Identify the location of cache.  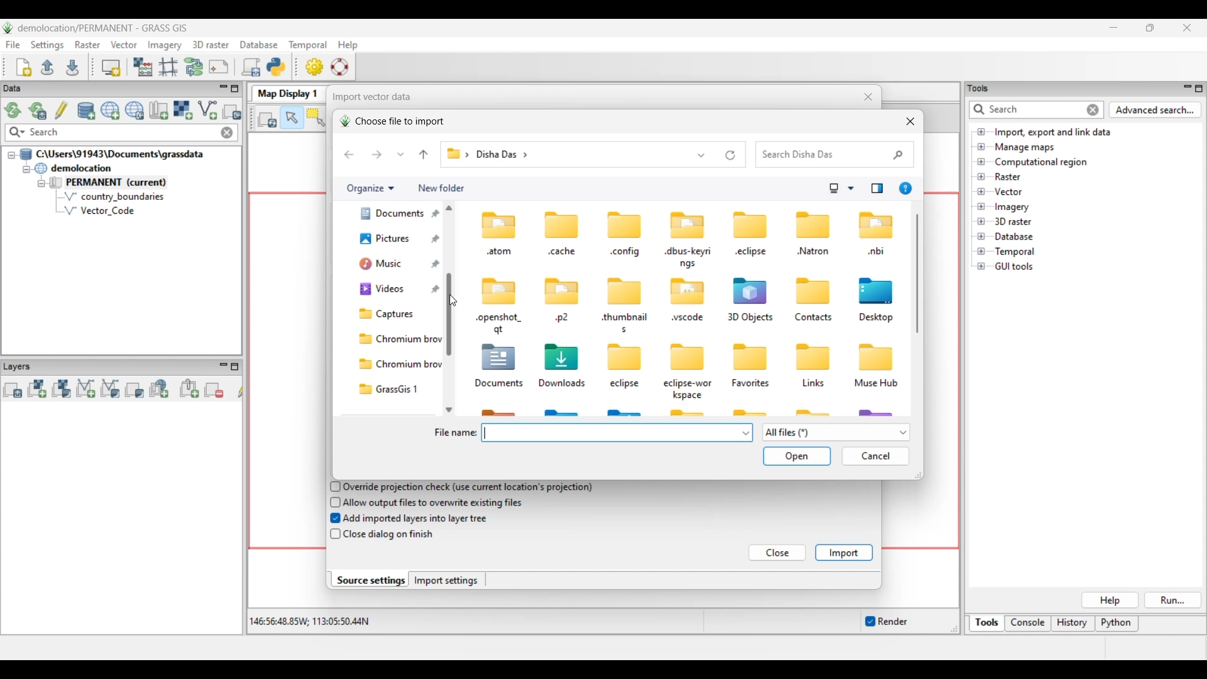
(562, 251).